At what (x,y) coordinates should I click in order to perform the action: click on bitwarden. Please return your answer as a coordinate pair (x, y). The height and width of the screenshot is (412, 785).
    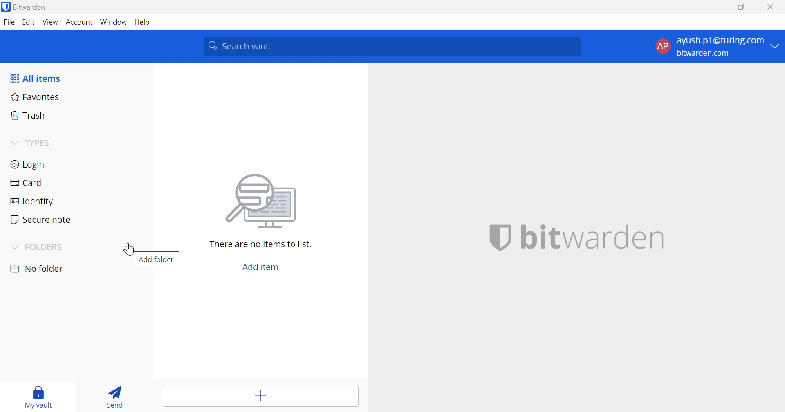
    Looking at the image, I should click on (594, 238).